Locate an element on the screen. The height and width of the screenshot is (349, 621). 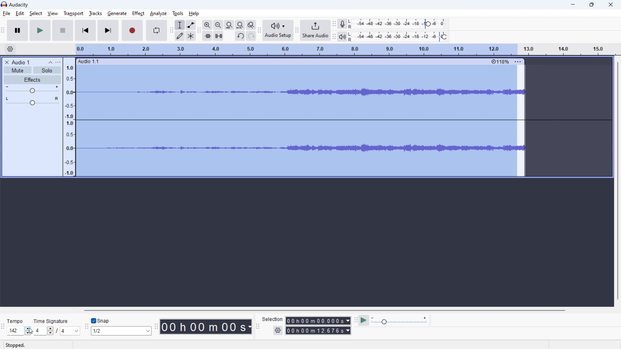
LR is located at coordinates (351, 37).